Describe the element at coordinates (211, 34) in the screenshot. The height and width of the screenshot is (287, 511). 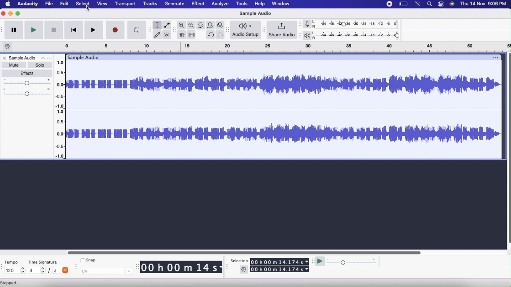
I see `Undo` at that location.